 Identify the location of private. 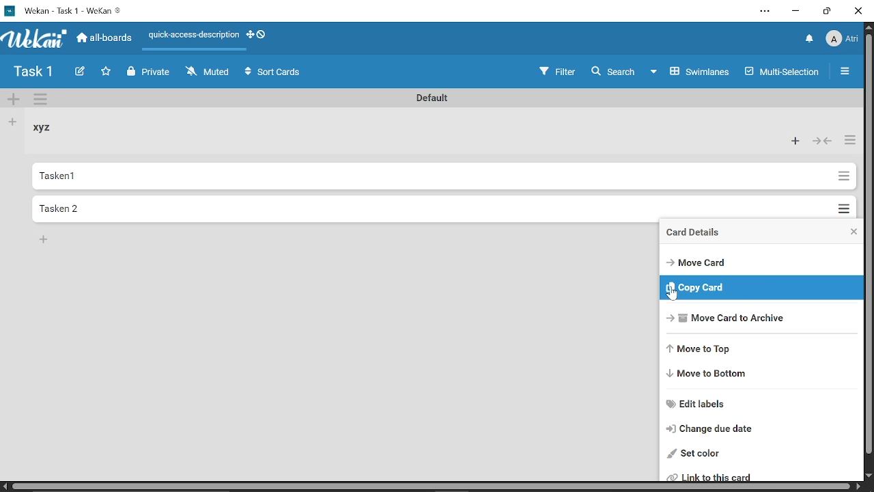
(152, 73).